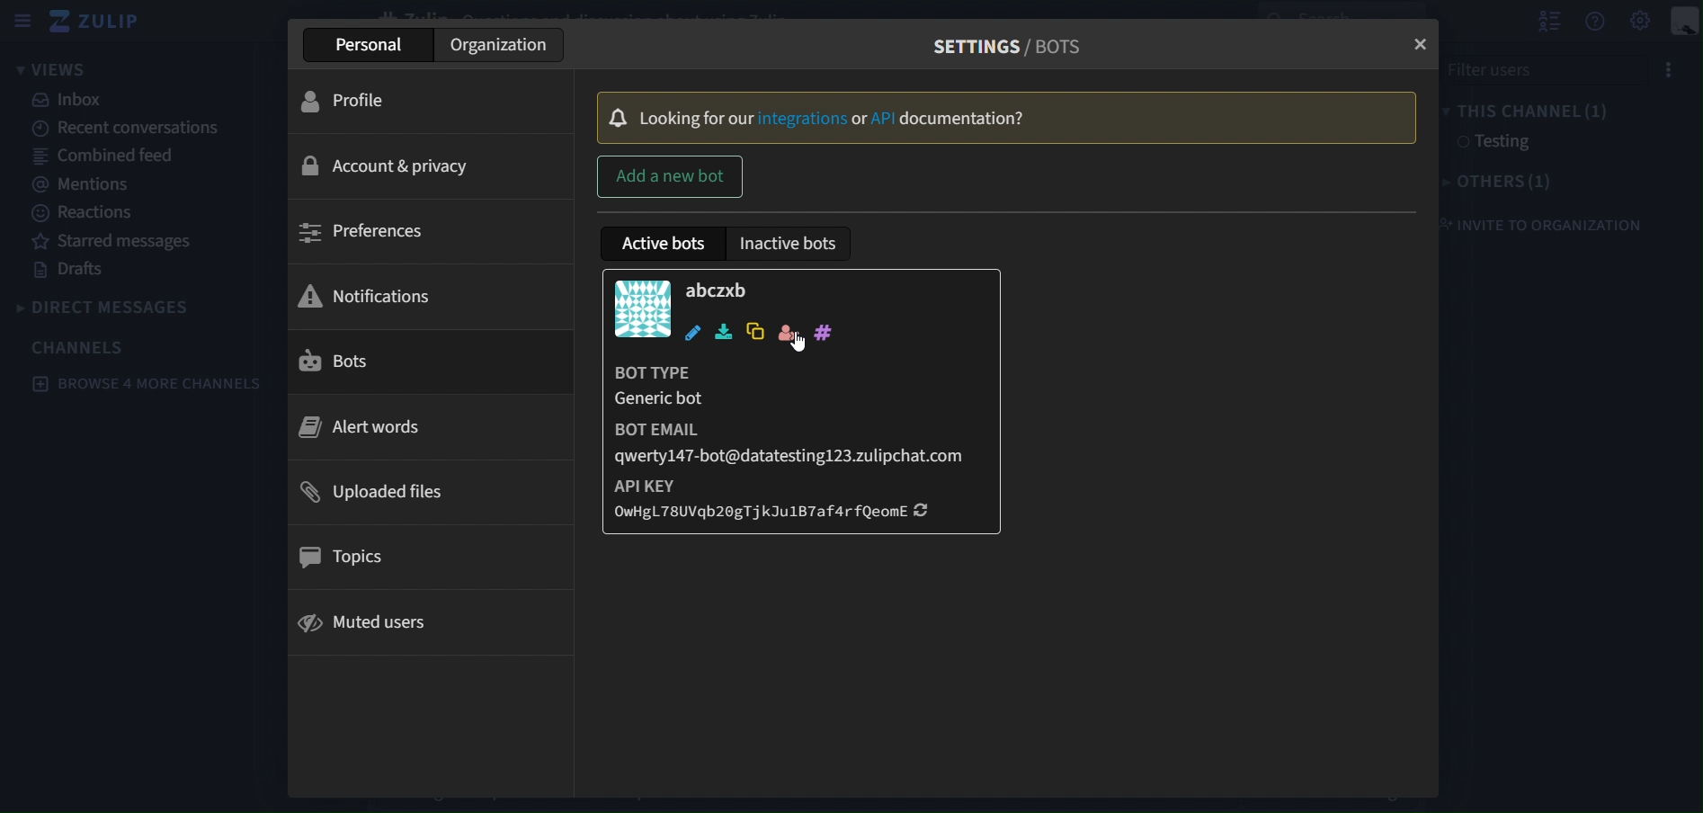 This screenshot has width=1703, height=813. What do you see at coordinates (794, 443) in the screenshot?
I see `bot information` at bounding box center [794, 443].